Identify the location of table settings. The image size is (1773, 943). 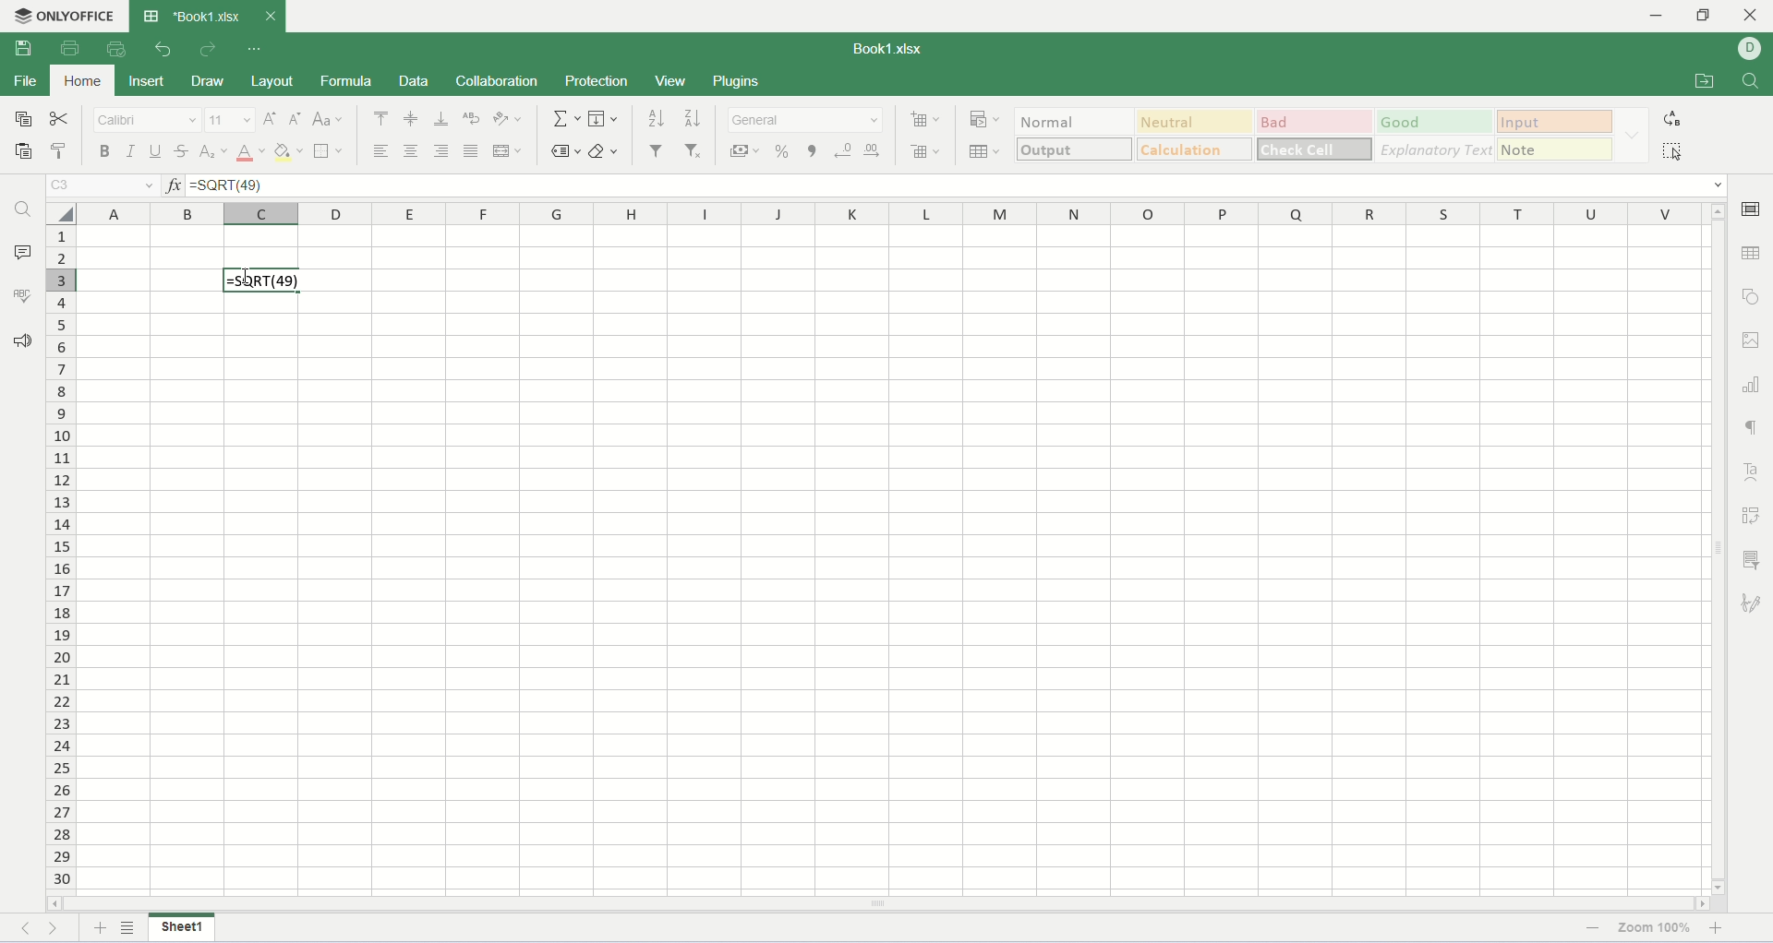
(1755, 256).